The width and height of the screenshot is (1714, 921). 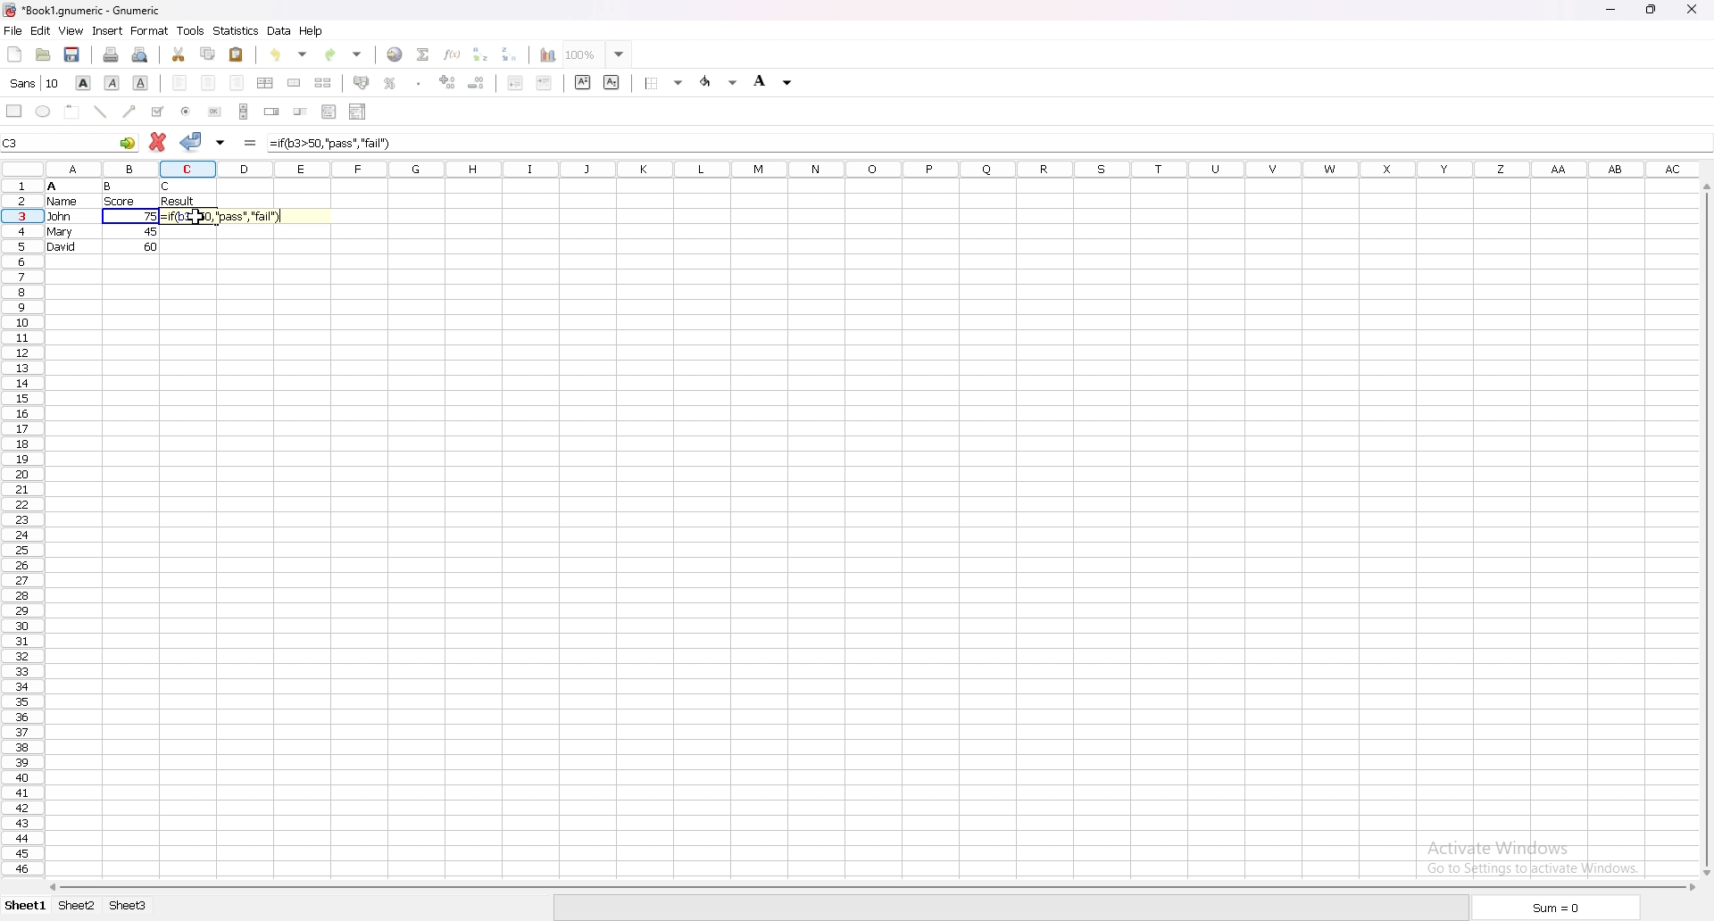 I want to click on ellipse, so click(x=44, y=111).